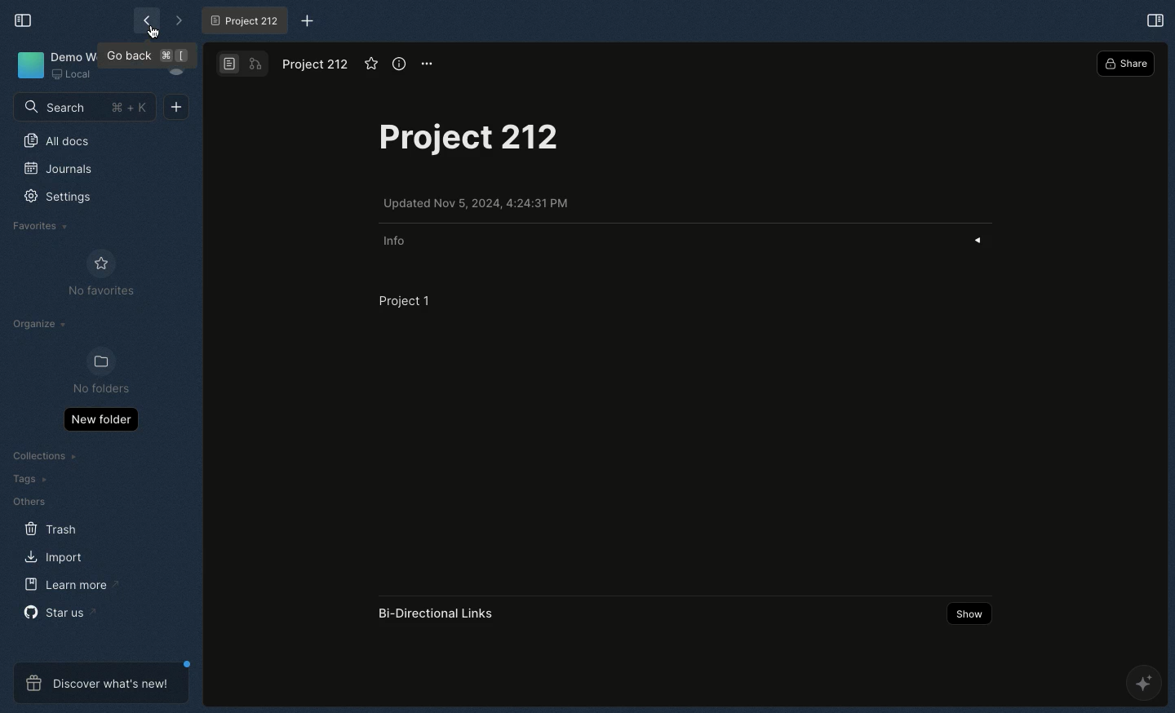 Image resolution: width=1175 pixels, height=713 pixels. What do you see at coordinates (438, 613) in the screenshot?
I see `Bi-directional links` at bounding box center [438, 613].